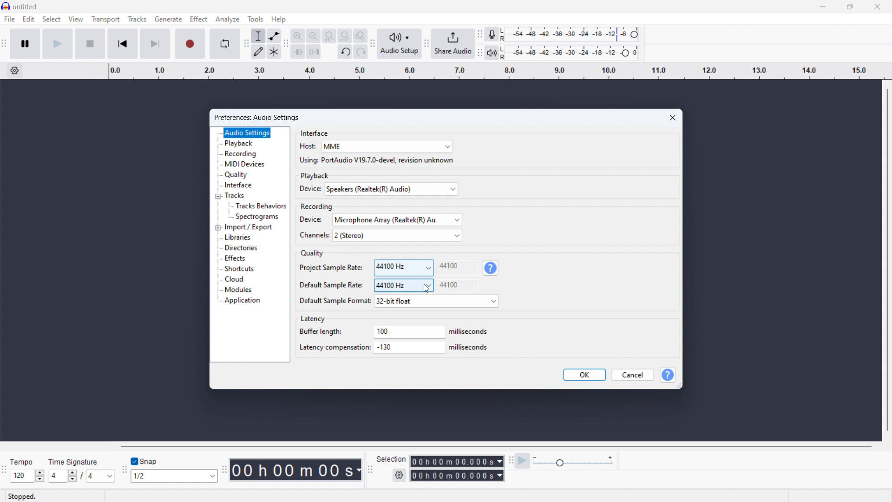 This screenshot has width=892, height=502. I want to click on midi devices, so click(245, 164).